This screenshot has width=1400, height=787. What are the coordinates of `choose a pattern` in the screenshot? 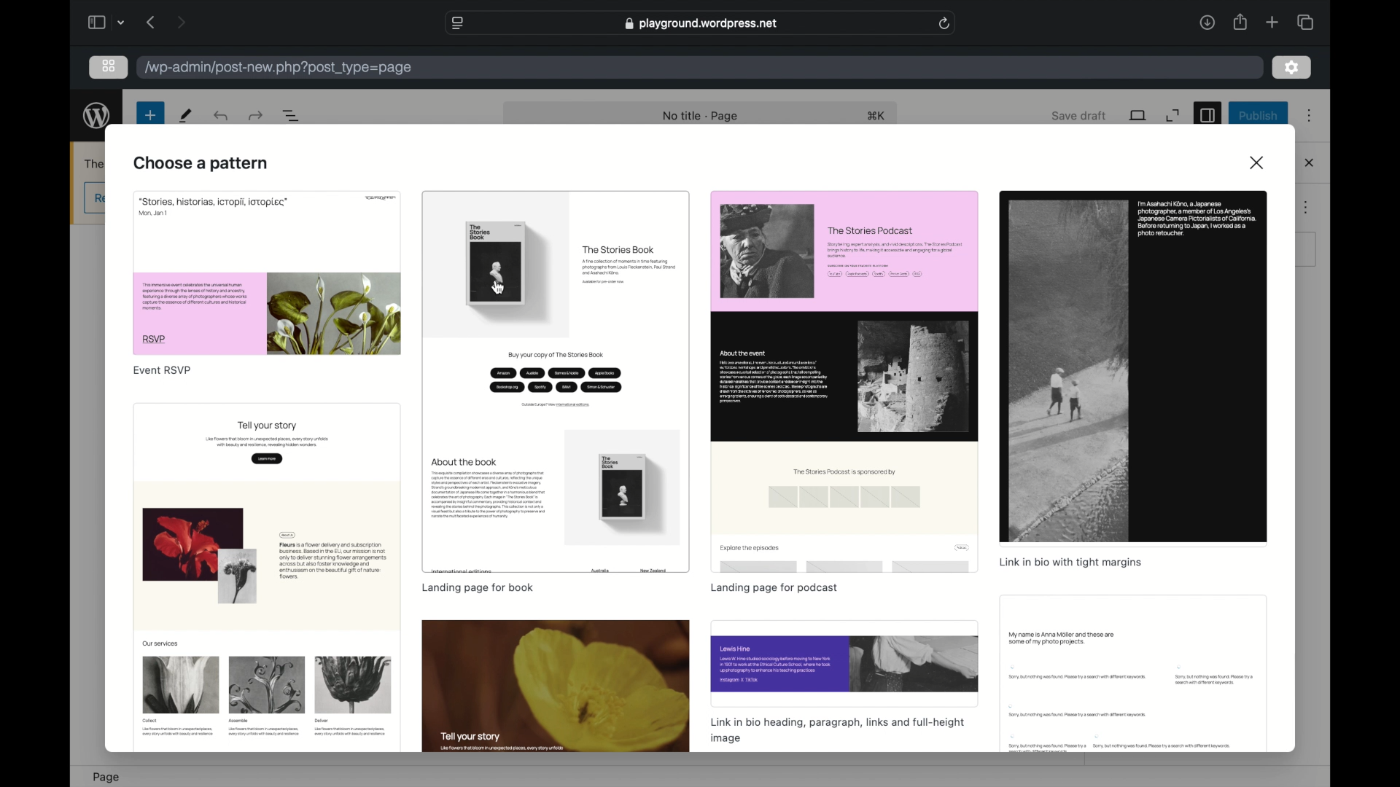 It's located at (201, 163).